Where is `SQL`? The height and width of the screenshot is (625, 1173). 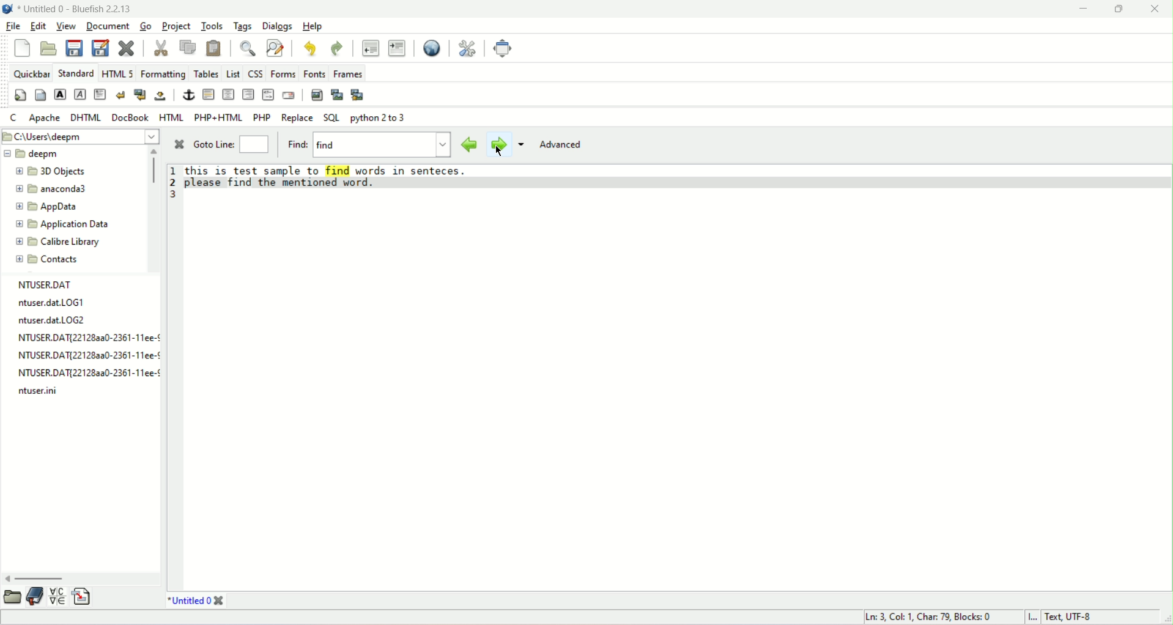 SQL is located at coordinates (330, 118).